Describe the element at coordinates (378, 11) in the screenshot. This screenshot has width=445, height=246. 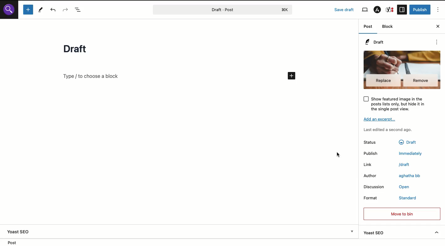
I see `Astra` at that location.